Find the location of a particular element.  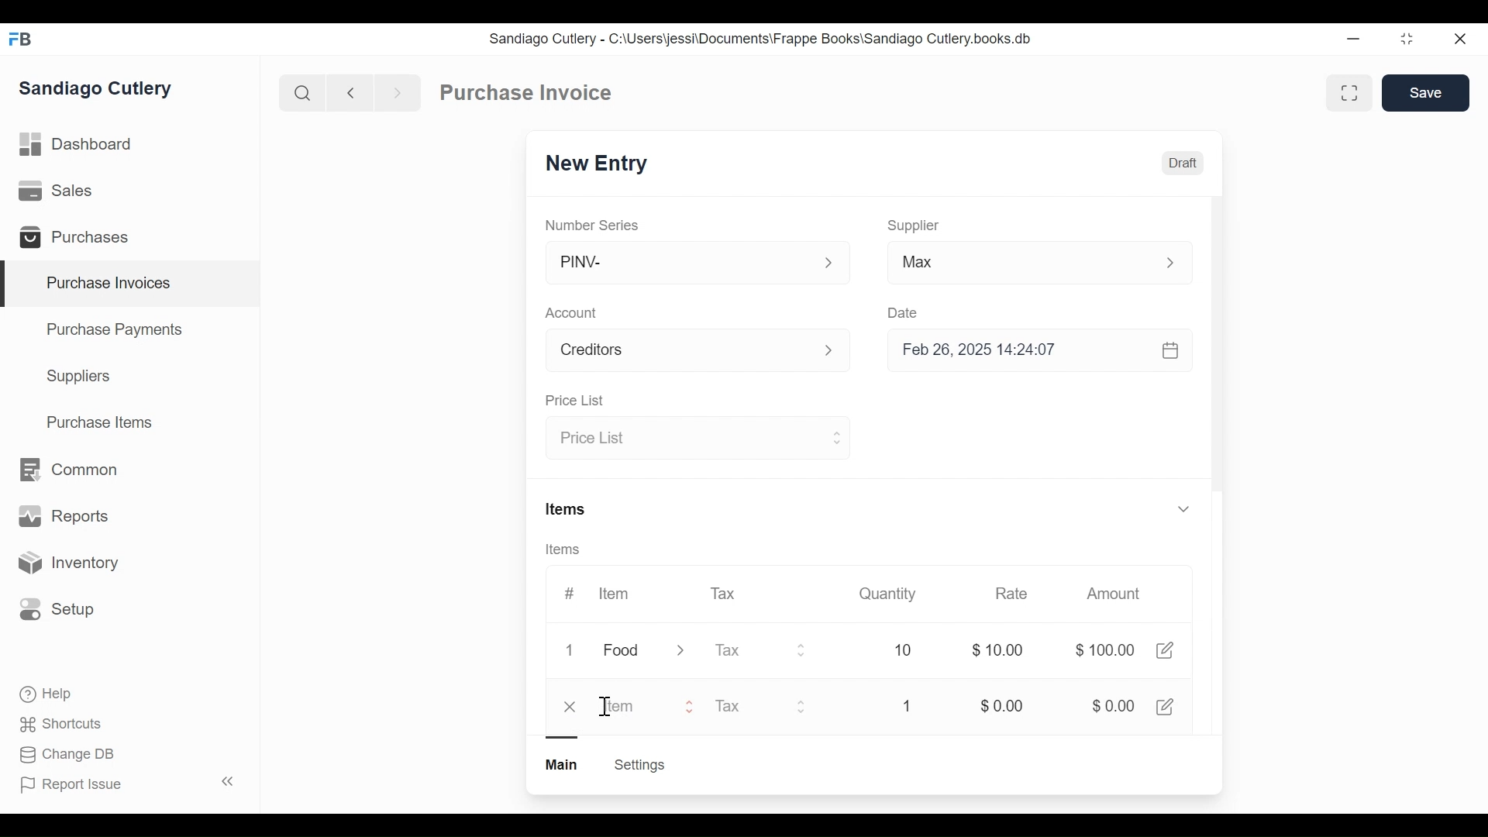

PINV- is located at coordinates (679, 263).